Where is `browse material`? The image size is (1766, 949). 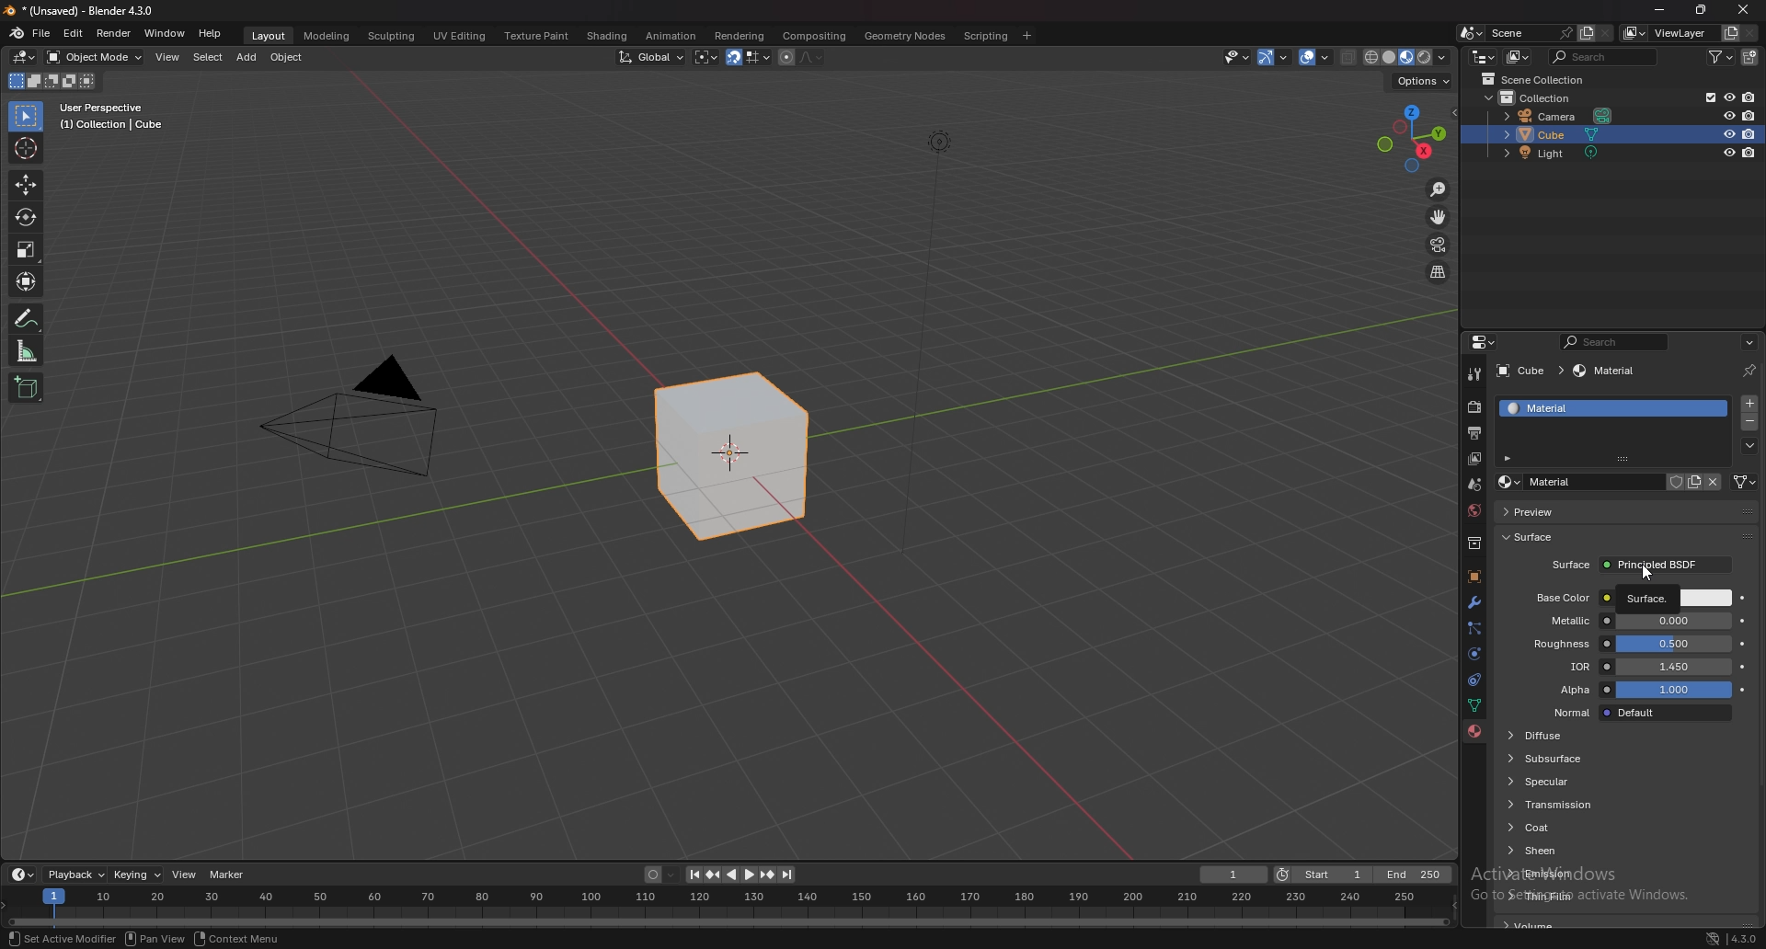 browse material is located at coordinates (1509, 482).